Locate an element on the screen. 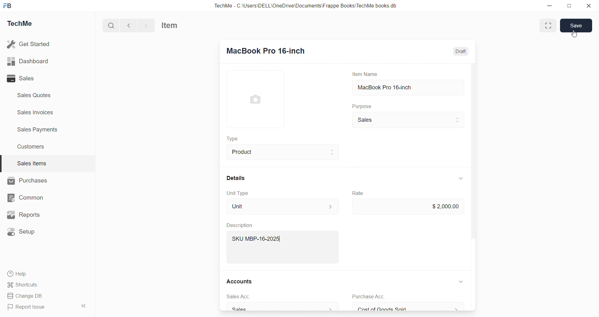  down is located at coordinates (461, 282).